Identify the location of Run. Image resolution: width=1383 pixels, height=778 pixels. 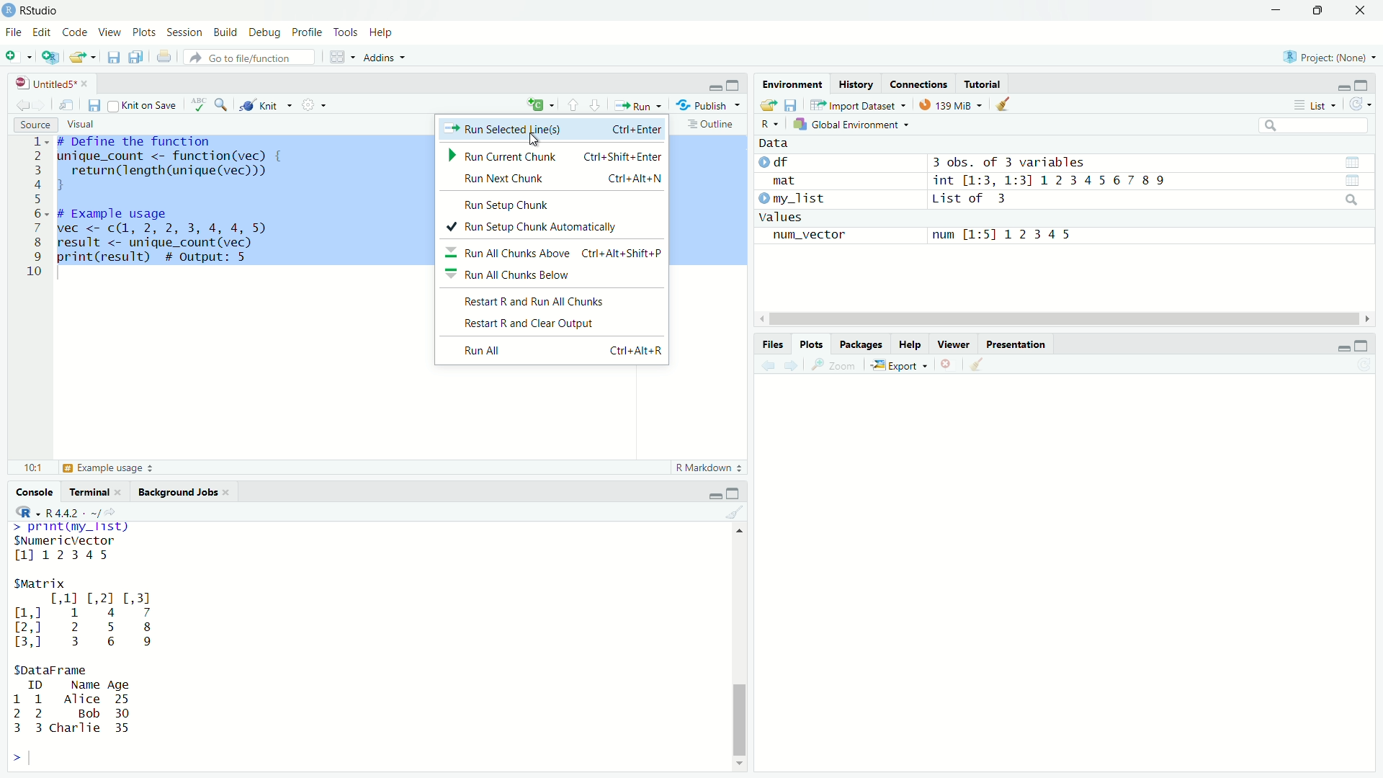
(638, 106).